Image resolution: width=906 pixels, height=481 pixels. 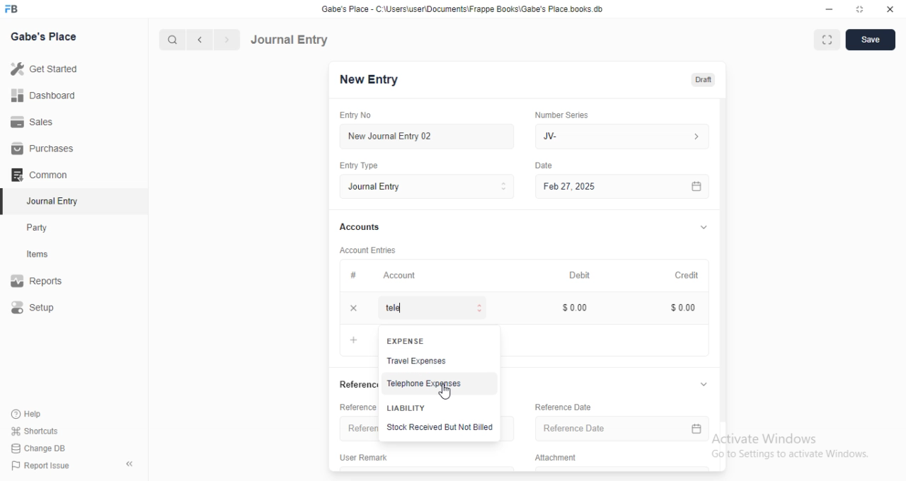 I want to click on FB, so click(x=13, y=8).